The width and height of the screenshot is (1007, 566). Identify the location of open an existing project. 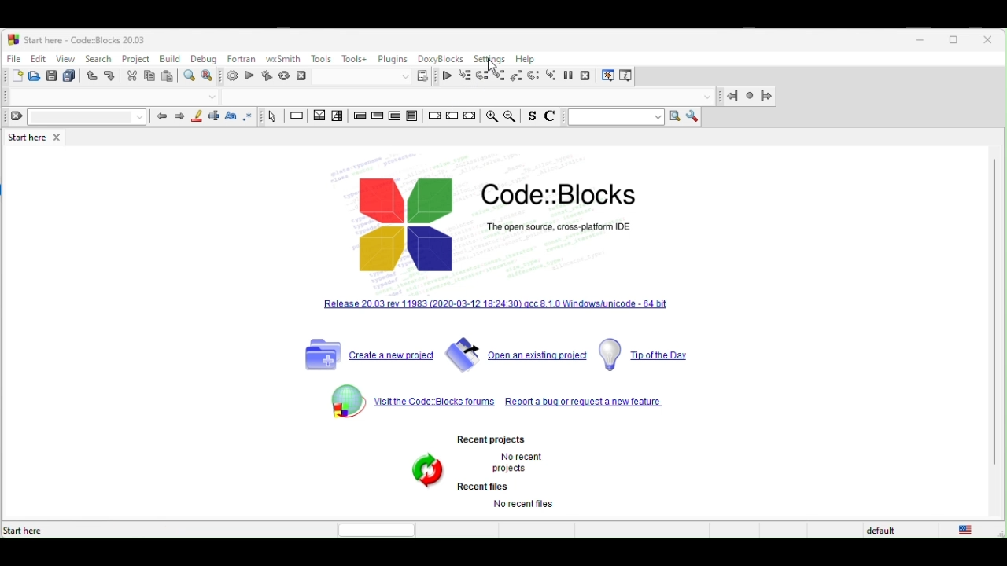
(518, 355).